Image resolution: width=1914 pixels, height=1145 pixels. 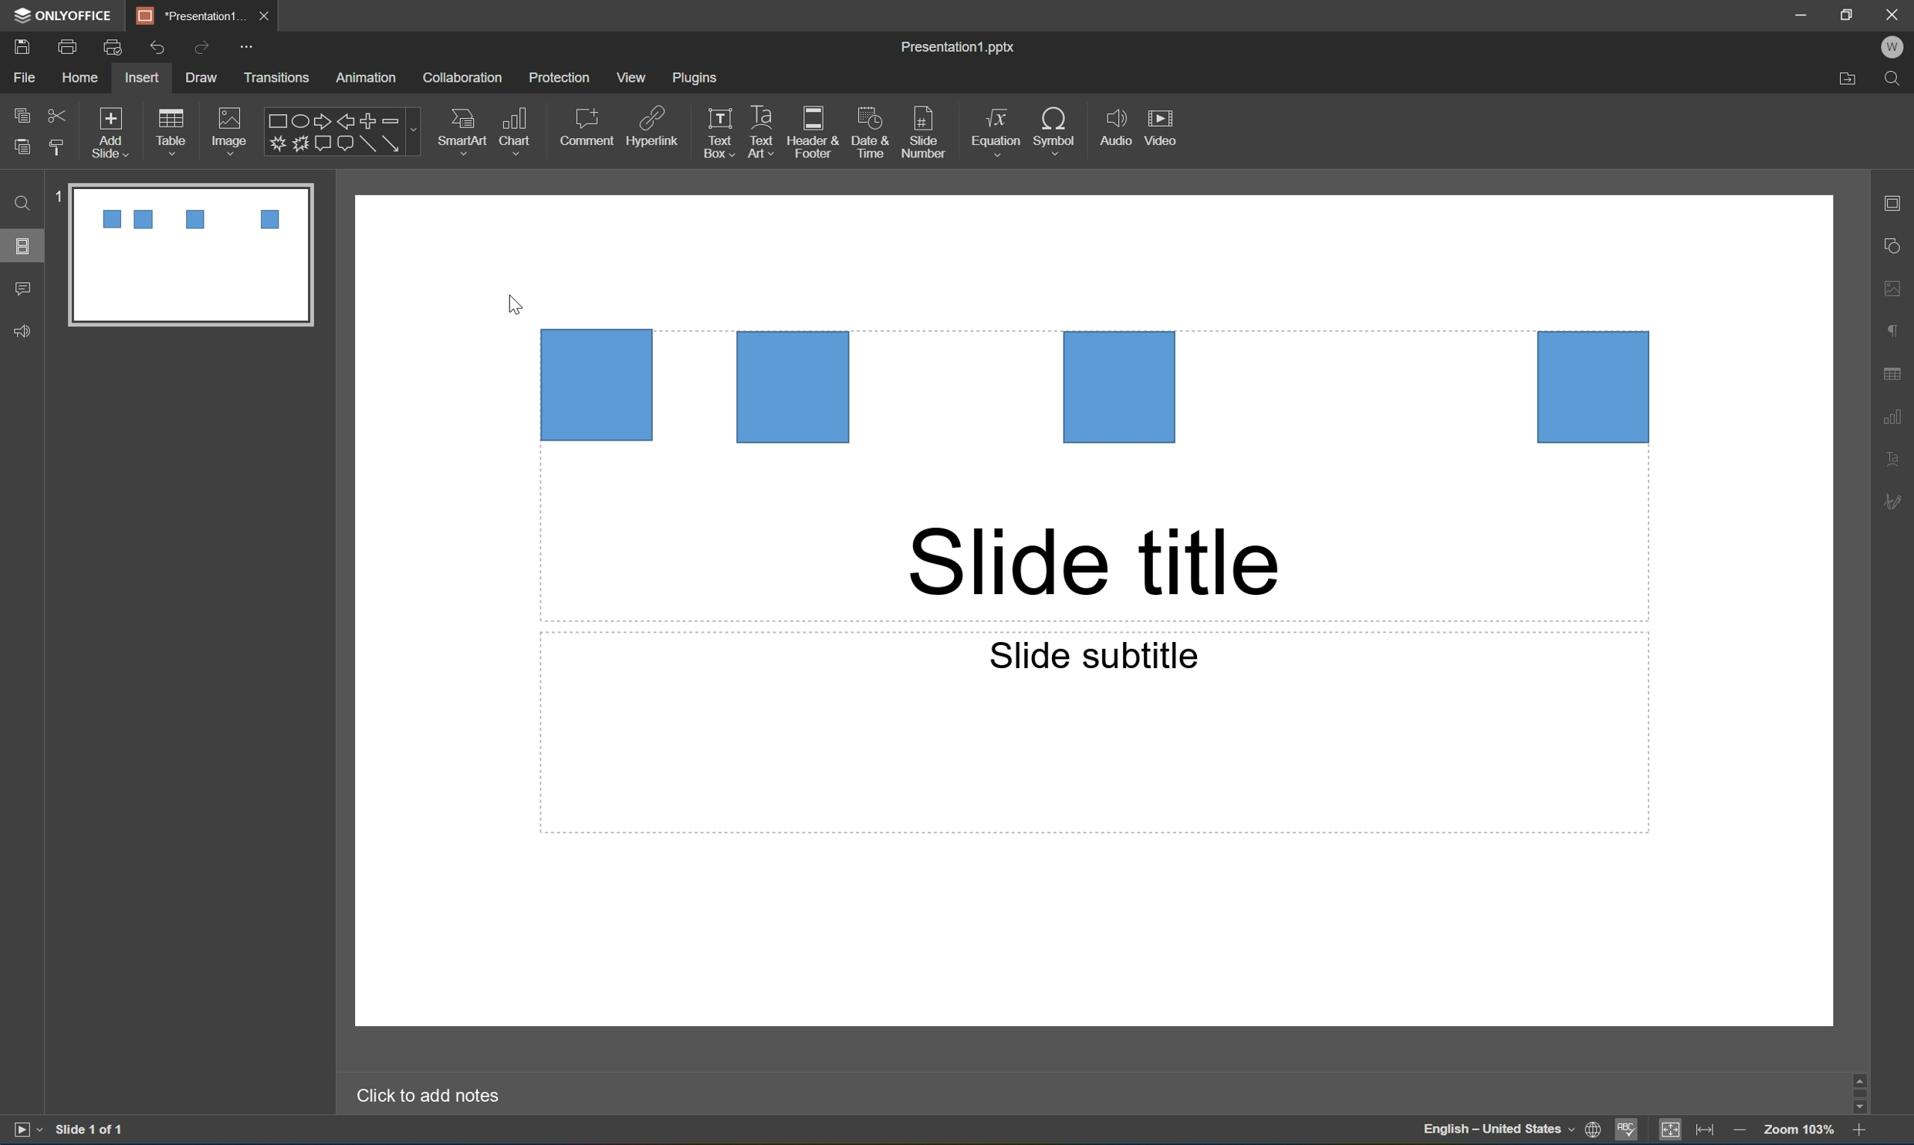 I want to click on transitions, so click(x=279, y=77).